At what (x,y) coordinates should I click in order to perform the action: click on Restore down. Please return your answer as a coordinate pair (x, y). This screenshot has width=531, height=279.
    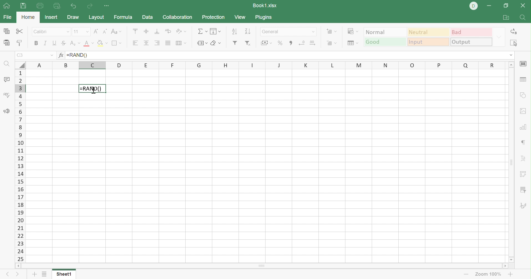
    Looking at the image, I should click on (507, 6).